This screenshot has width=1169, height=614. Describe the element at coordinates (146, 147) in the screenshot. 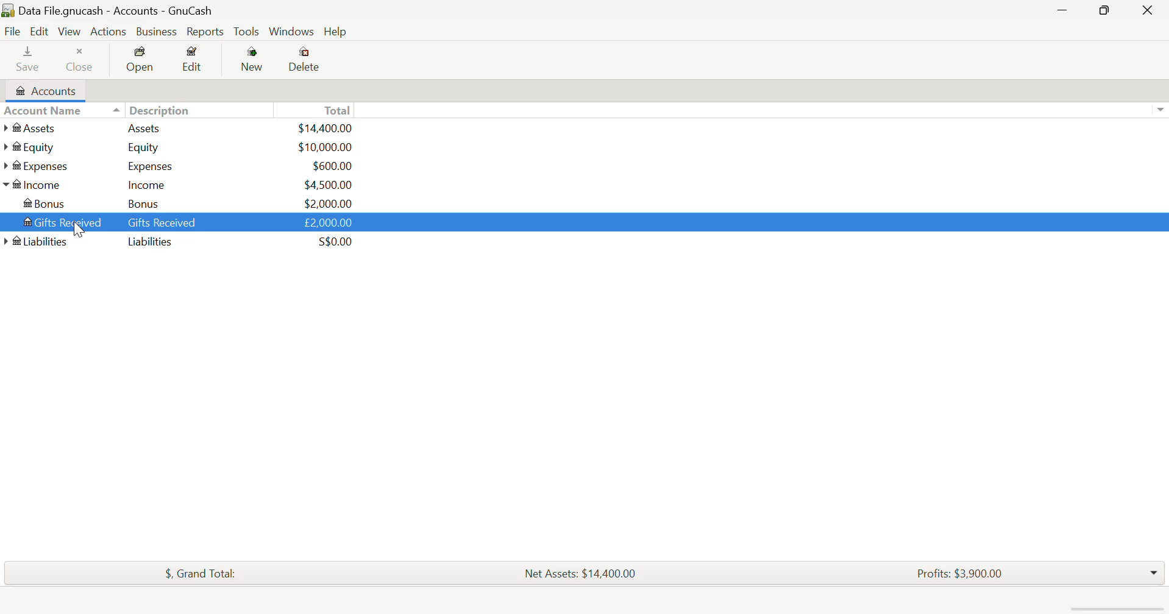

I see `Equity` at that location.